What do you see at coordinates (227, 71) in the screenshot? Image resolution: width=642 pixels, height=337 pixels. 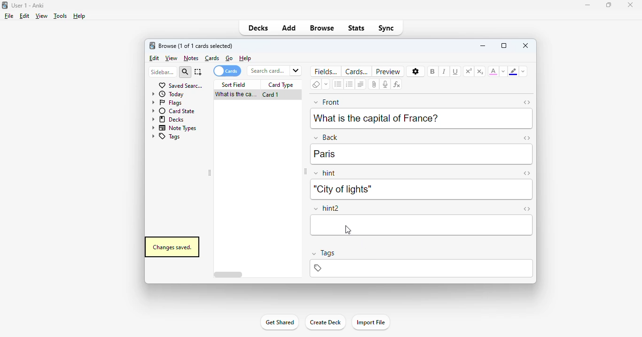 I see `cards` at bounding box center [227, 71].